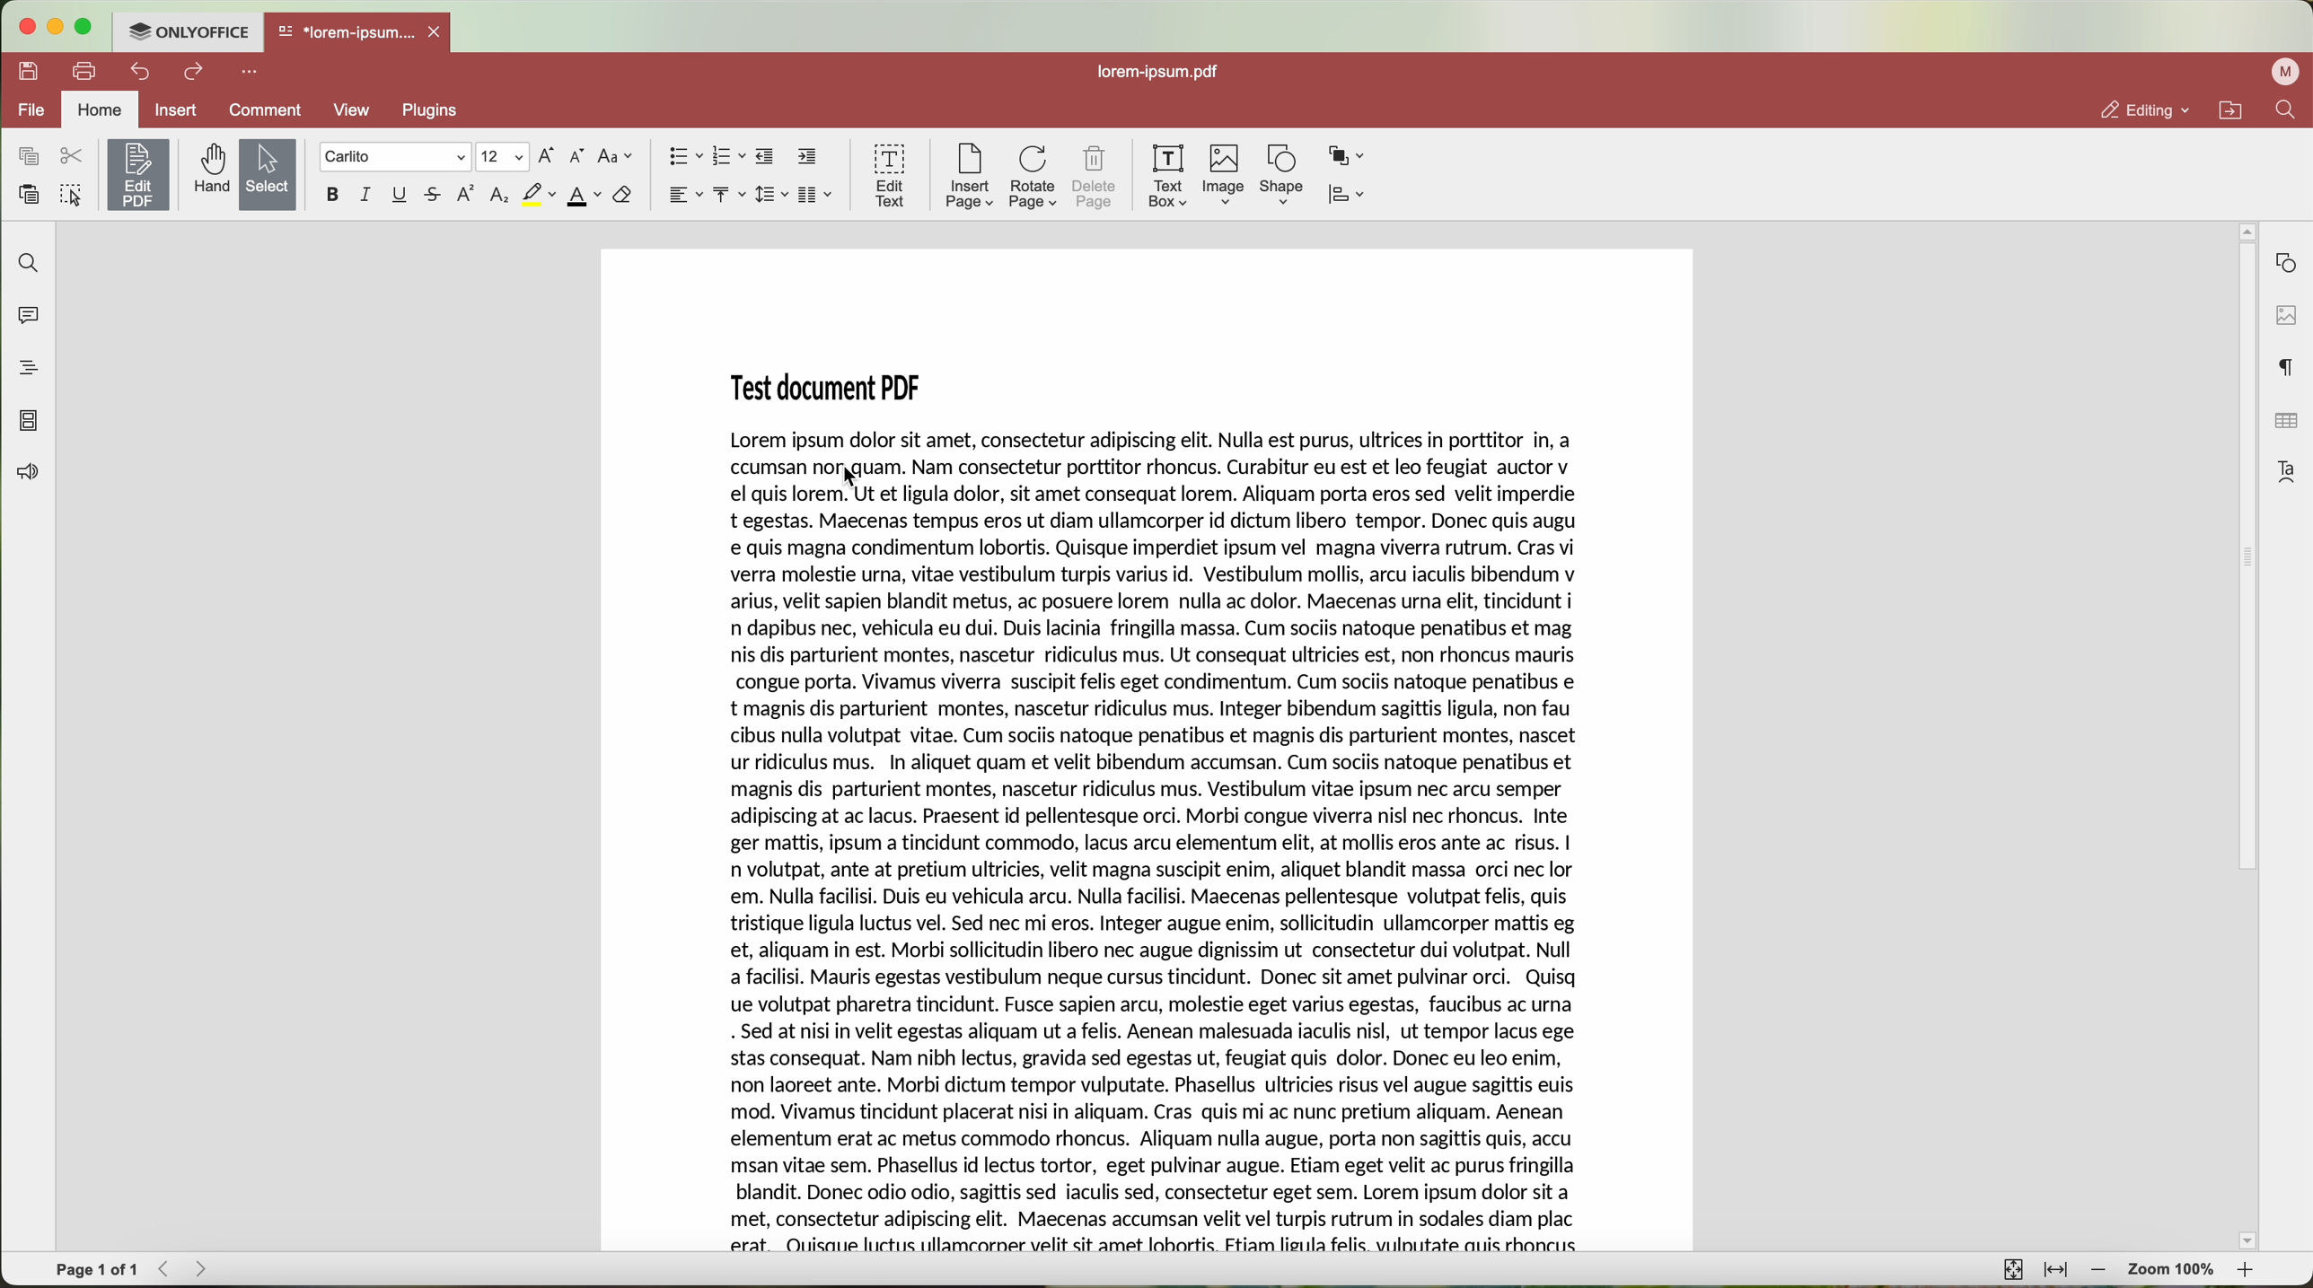 This screenshot has height=1288, width=2313. I want to click on font color, so click(585, 197).